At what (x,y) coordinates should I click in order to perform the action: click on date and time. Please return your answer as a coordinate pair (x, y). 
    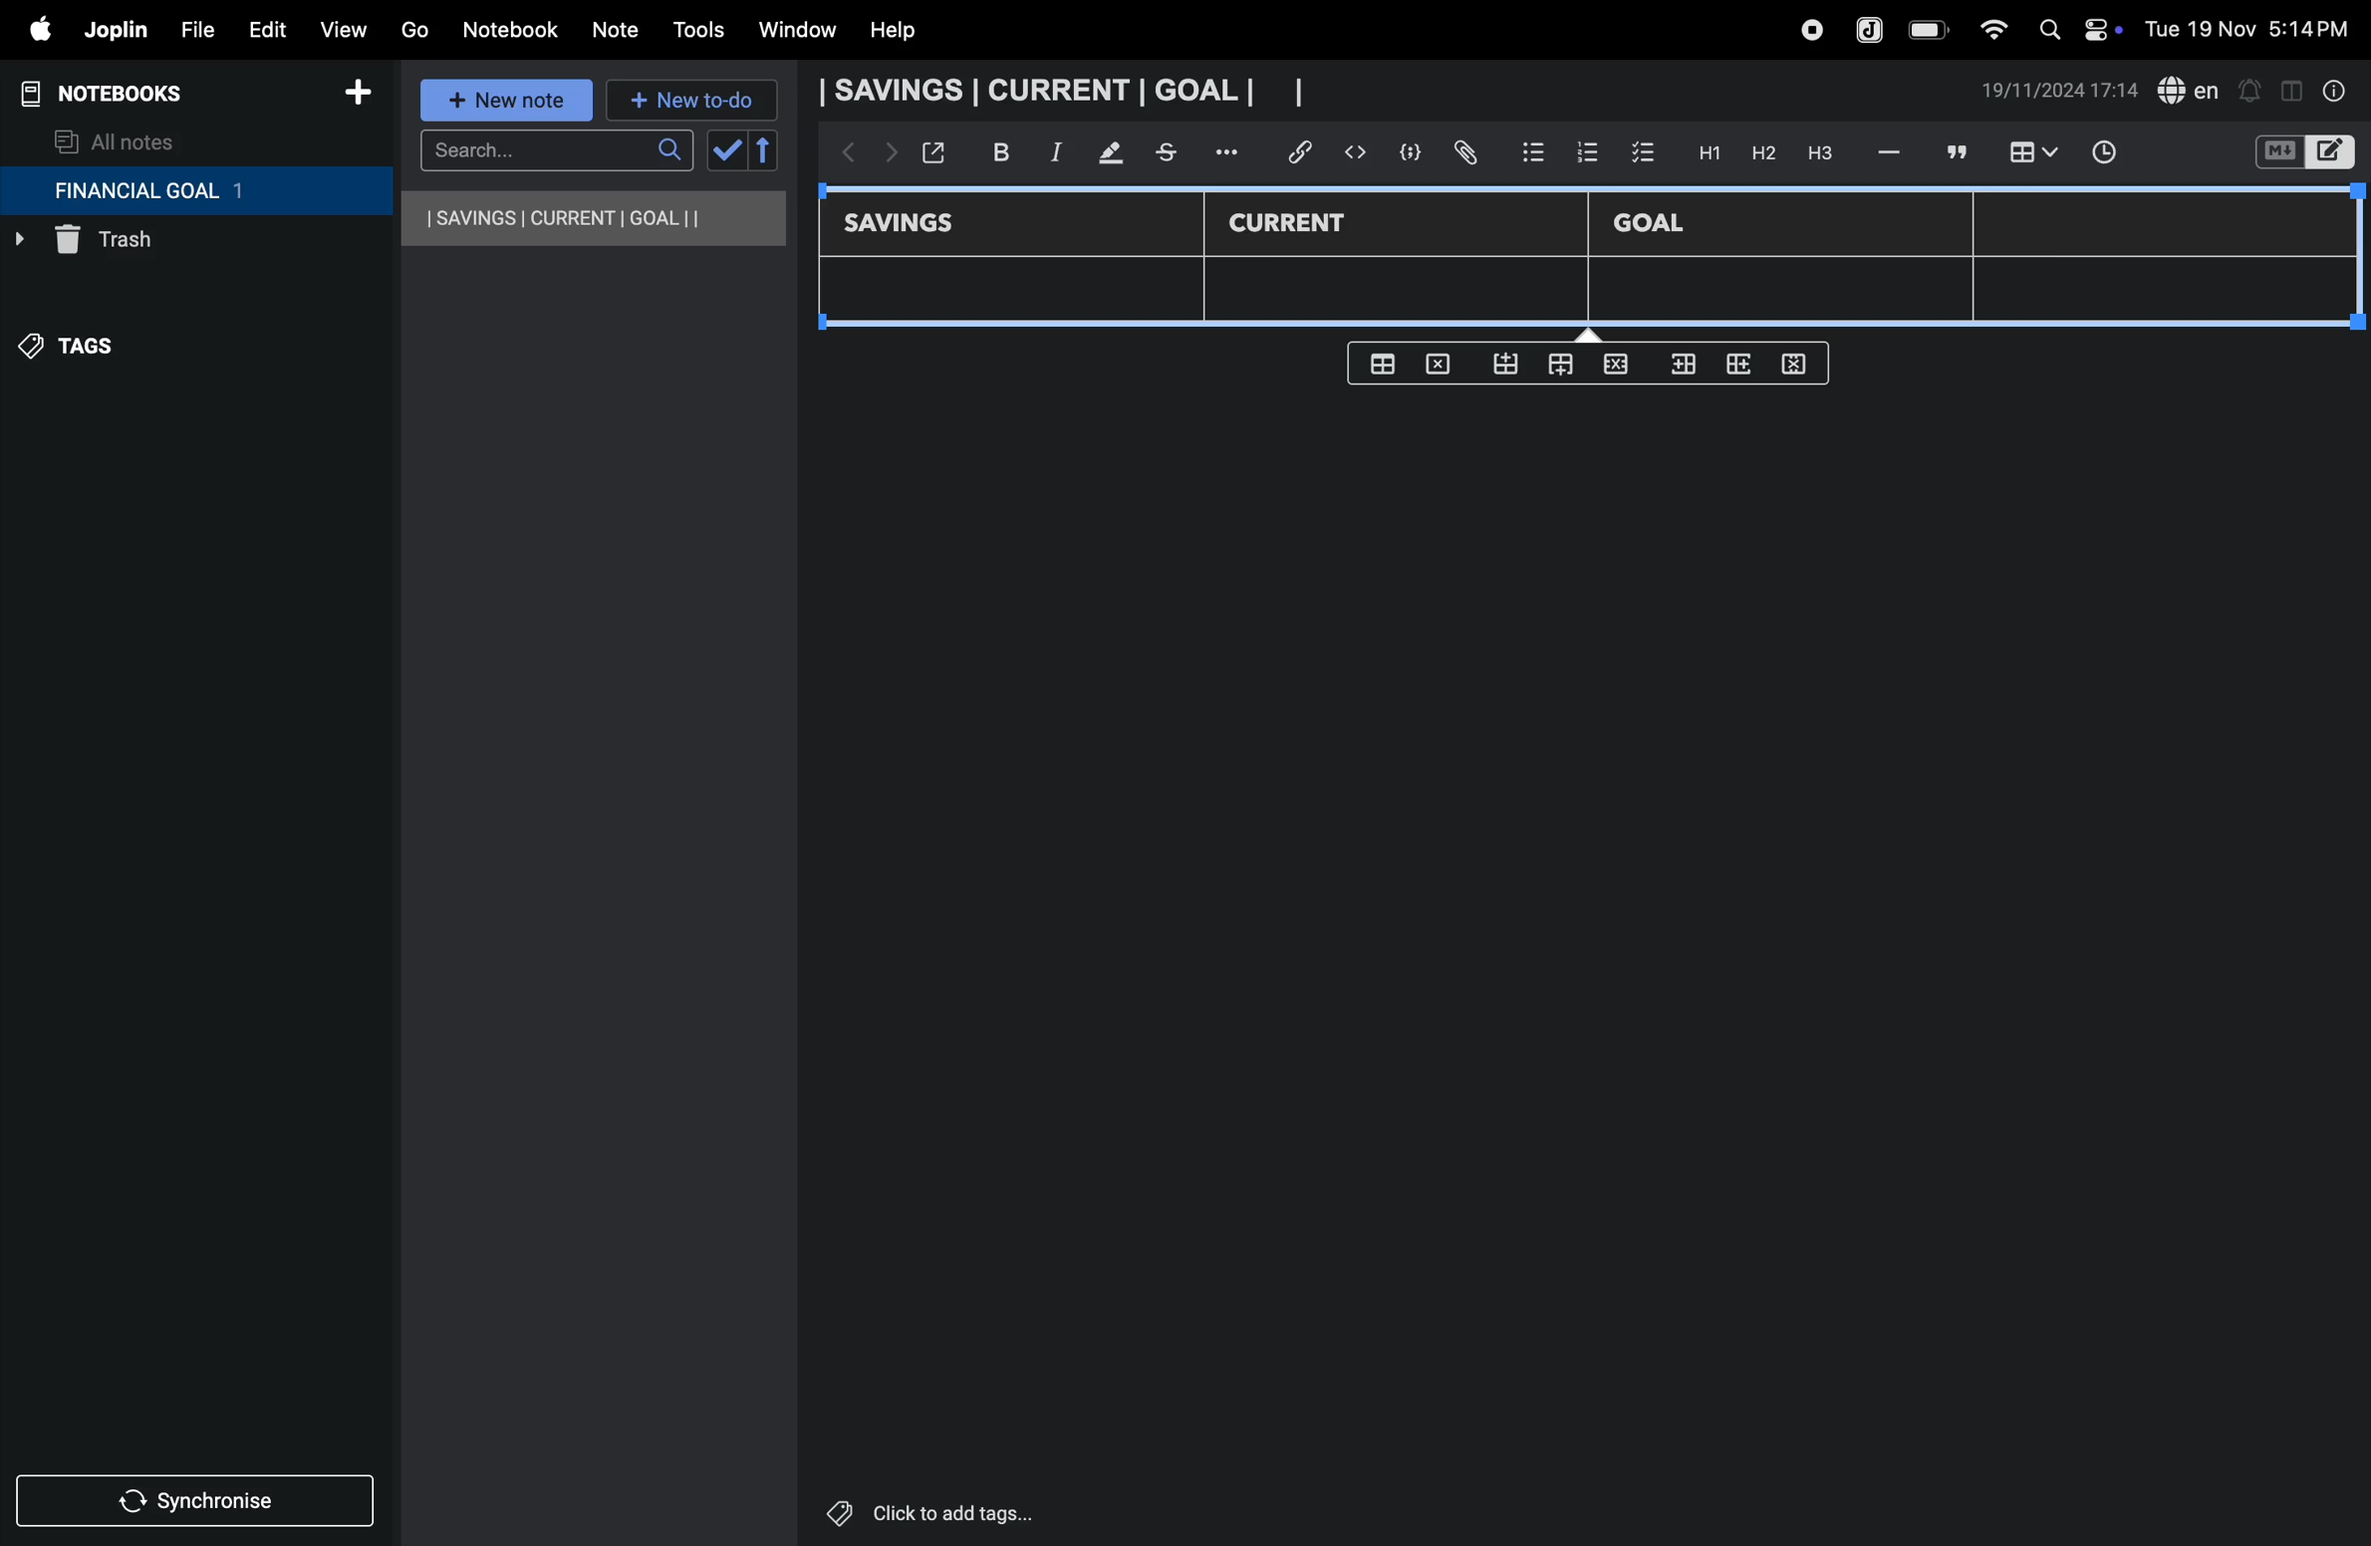
    Looking at the image, I should click on (2253, 27).